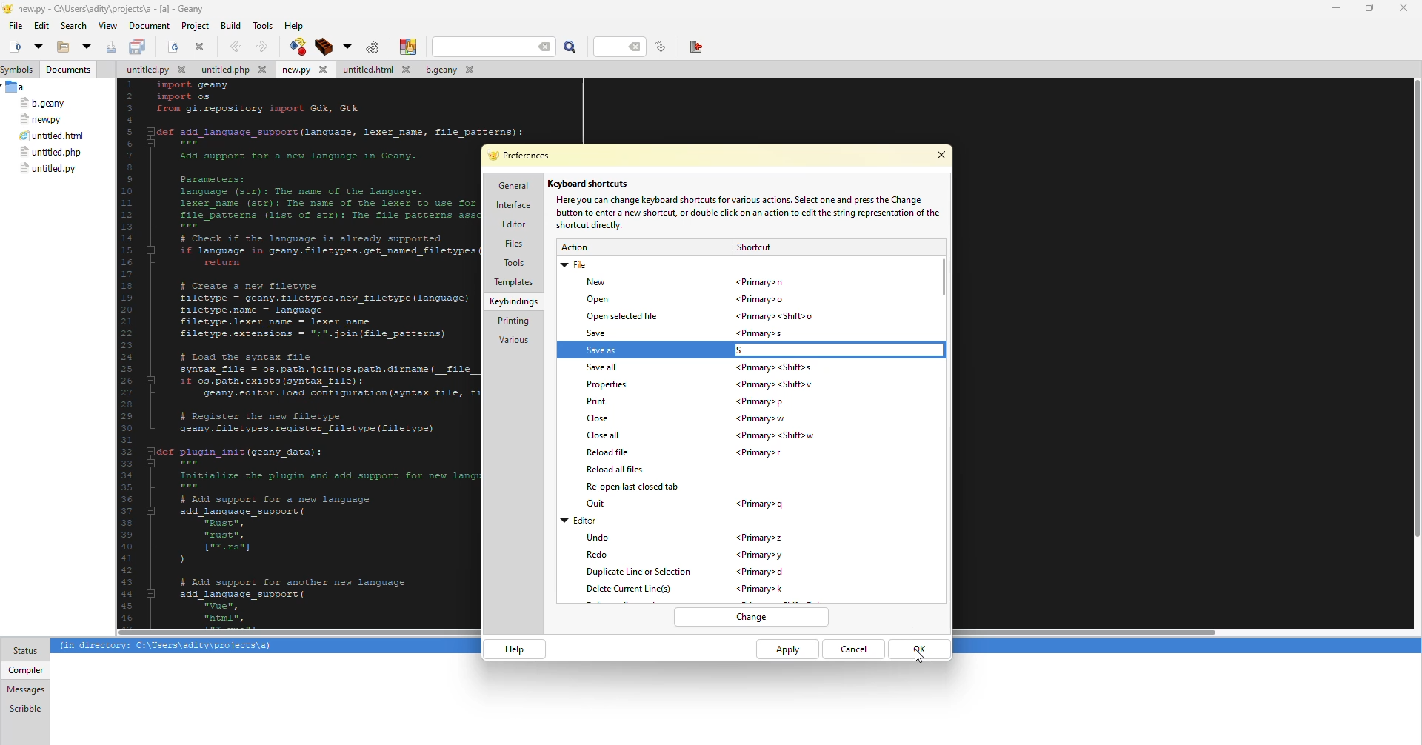 This screenshot has width=1422, height=745. I want to click on info, so click(744, 213).